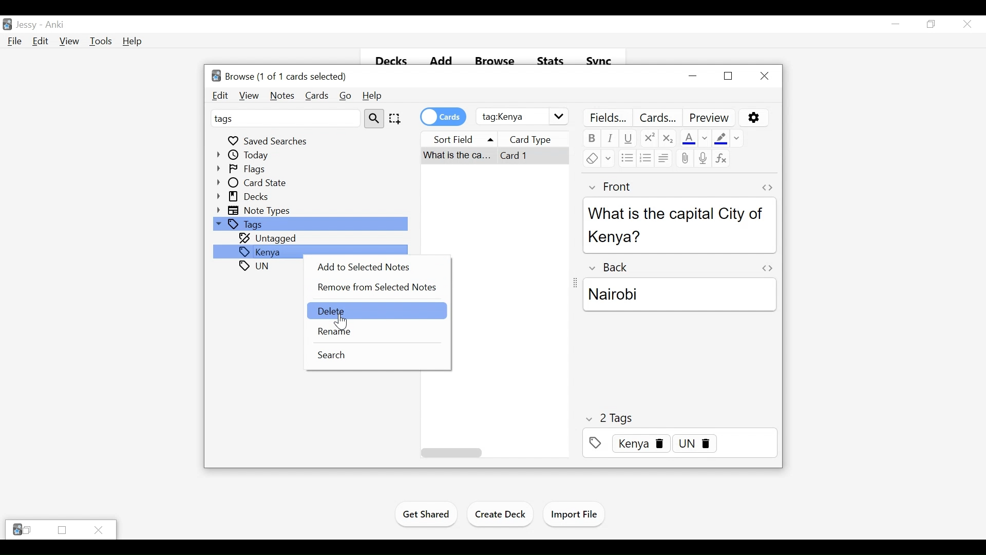  I want to click on Search Field, so click(522, 117).